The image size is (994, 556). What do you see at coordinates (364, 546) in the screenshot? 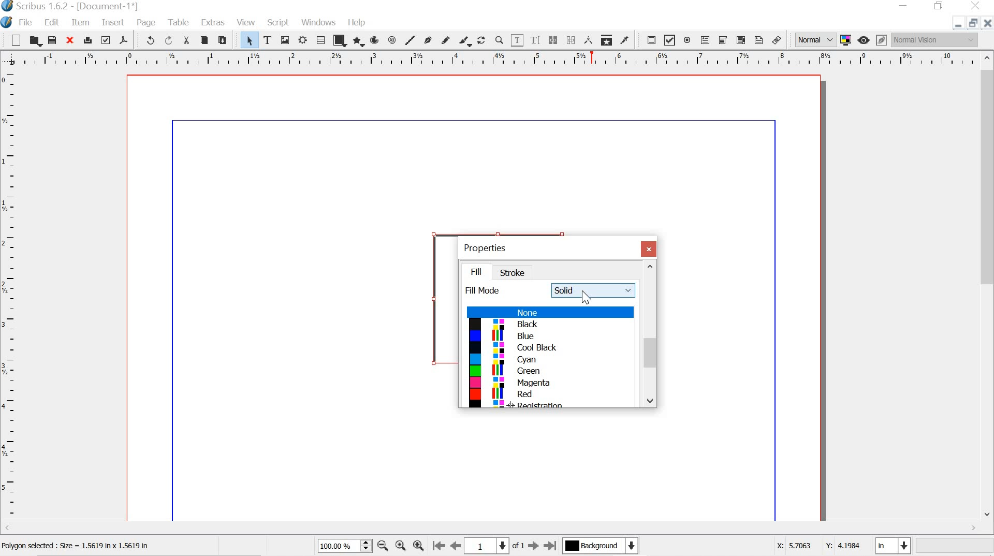
I see `zoom in and out` at bounding box center [364, 546].